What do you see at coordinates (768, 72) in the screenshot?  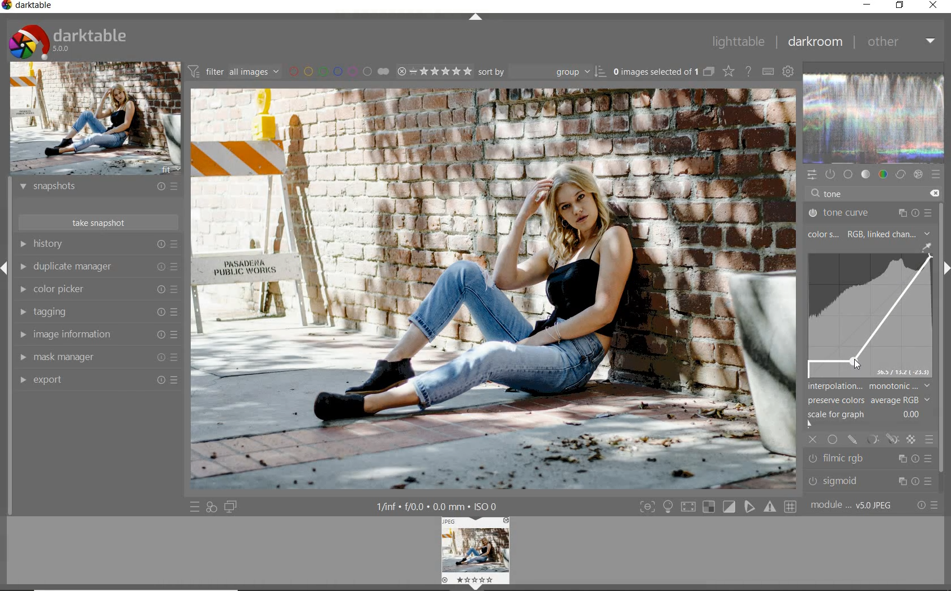 I see `set keyboard shortcuts` at bounding box center [768, 72].